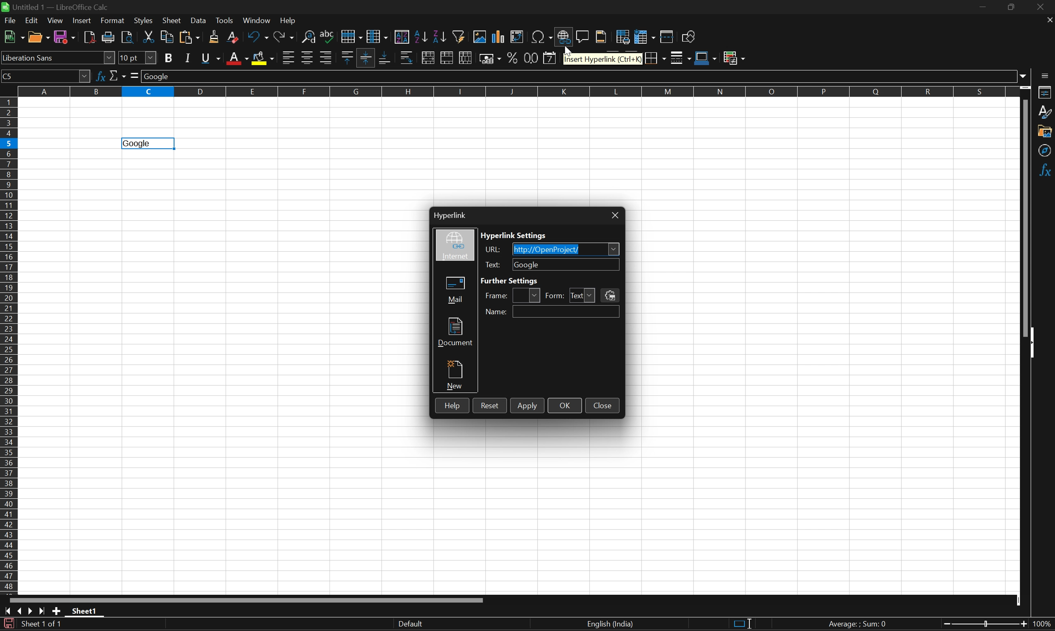 This screenshot has width=1055, height=631. Describe the element at coordinates (258, 38) in the screenshot. I see `Undo` at that location.